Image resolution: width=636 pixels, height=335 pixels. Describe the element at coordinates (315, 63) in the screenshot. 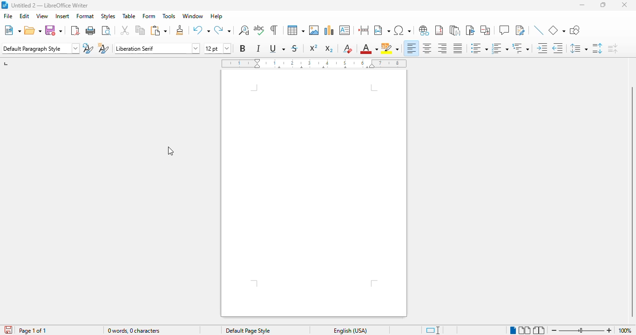

I see `ruler` at that location.